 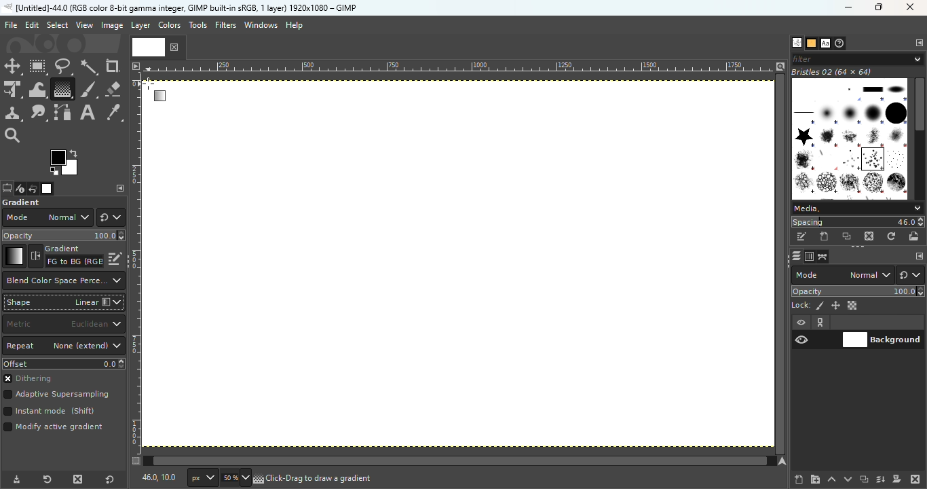 What do you see at coordinates (911, 8) in the screenshot?
I see `Close` at bounding box center [911, 8].